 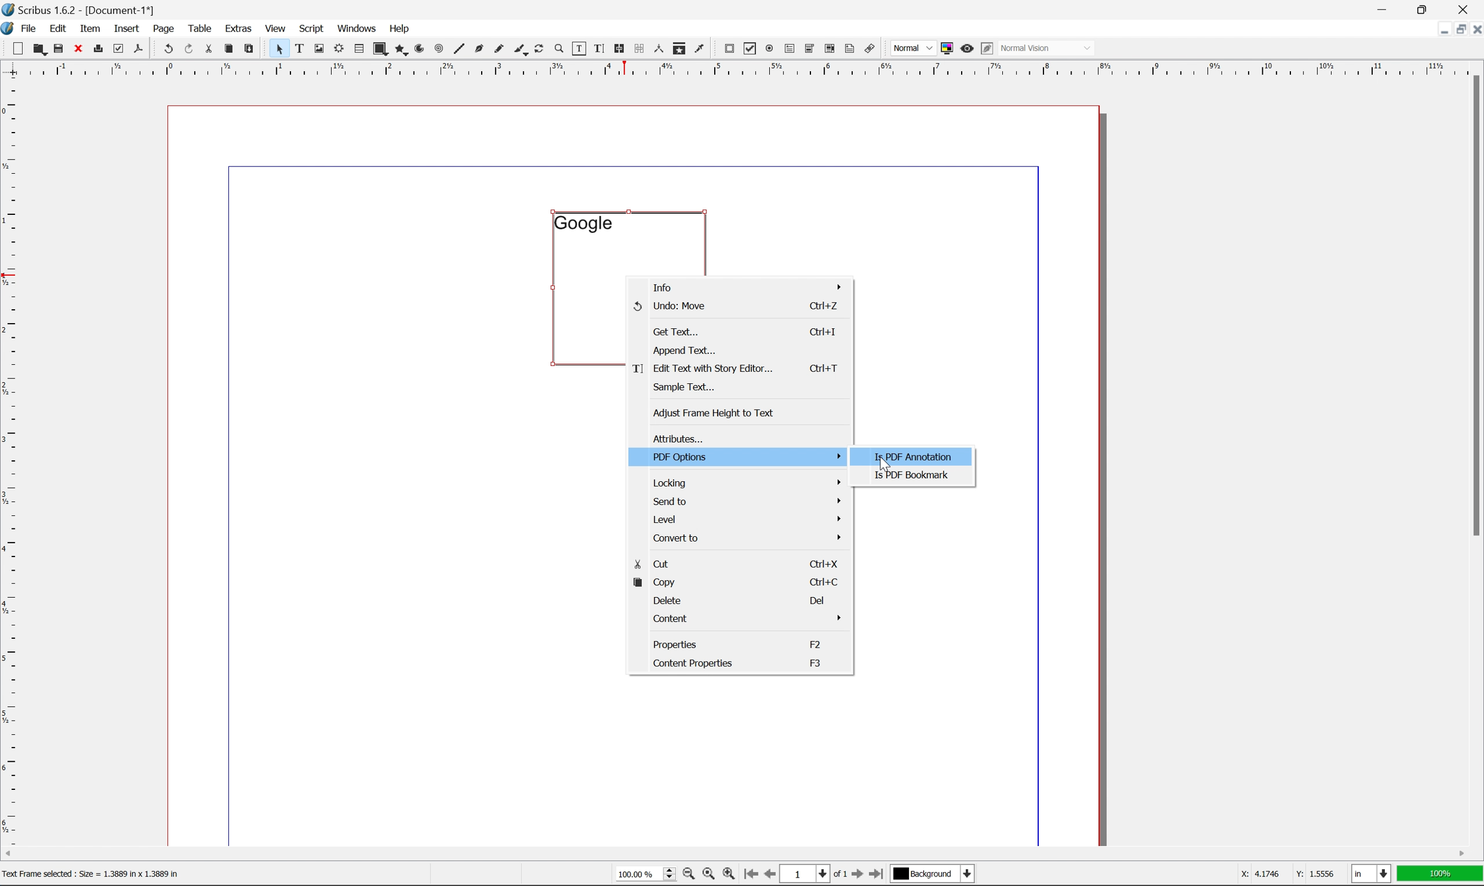 I want to click on pdf checkbox, so click(x=747, y=50).